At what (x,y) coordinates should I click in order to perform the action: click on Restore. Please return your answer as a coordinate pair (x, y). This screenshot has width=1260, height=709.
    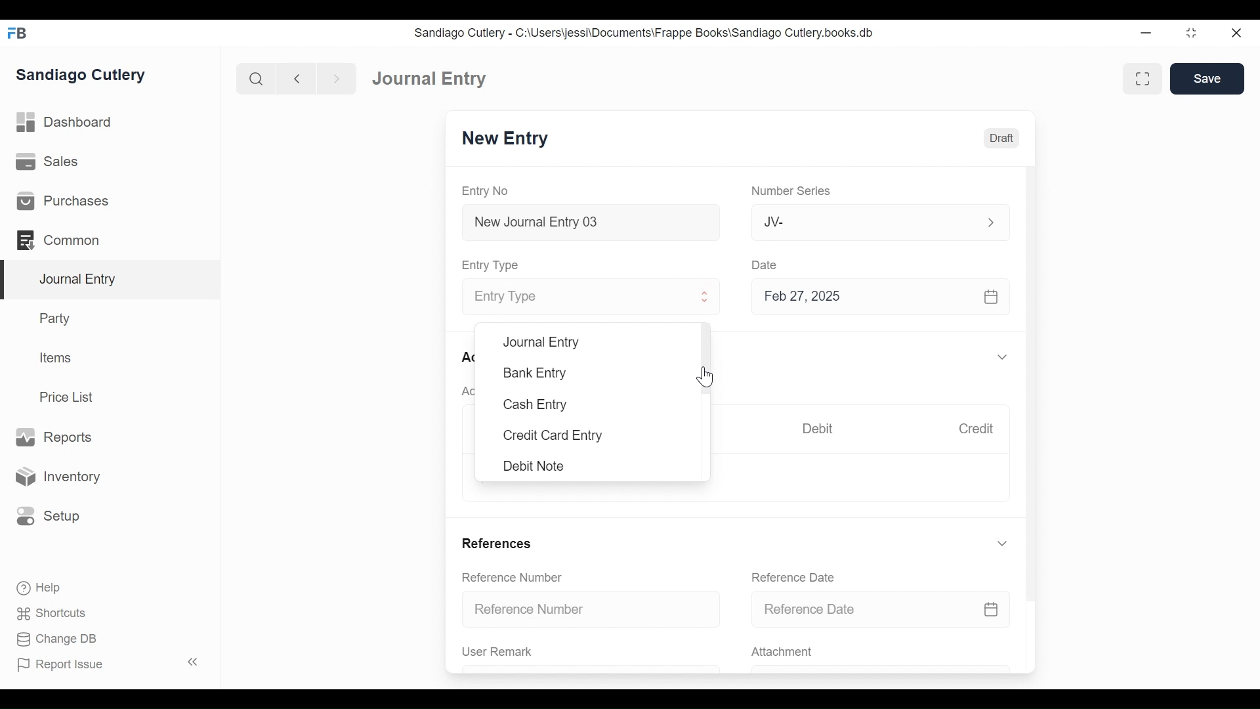
    Looking at the image, I should click on (1190, 32).